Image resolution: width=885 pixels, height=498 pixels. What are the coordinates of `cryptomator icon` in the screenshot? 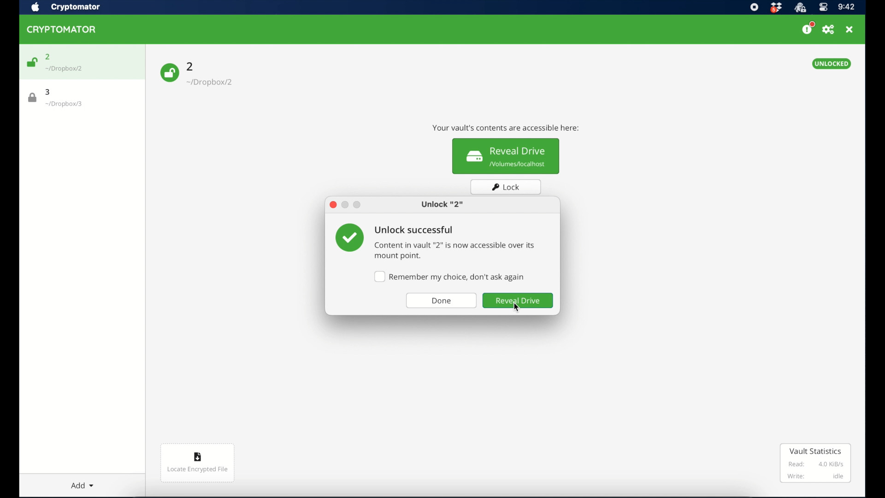 It's located at (800, 8).